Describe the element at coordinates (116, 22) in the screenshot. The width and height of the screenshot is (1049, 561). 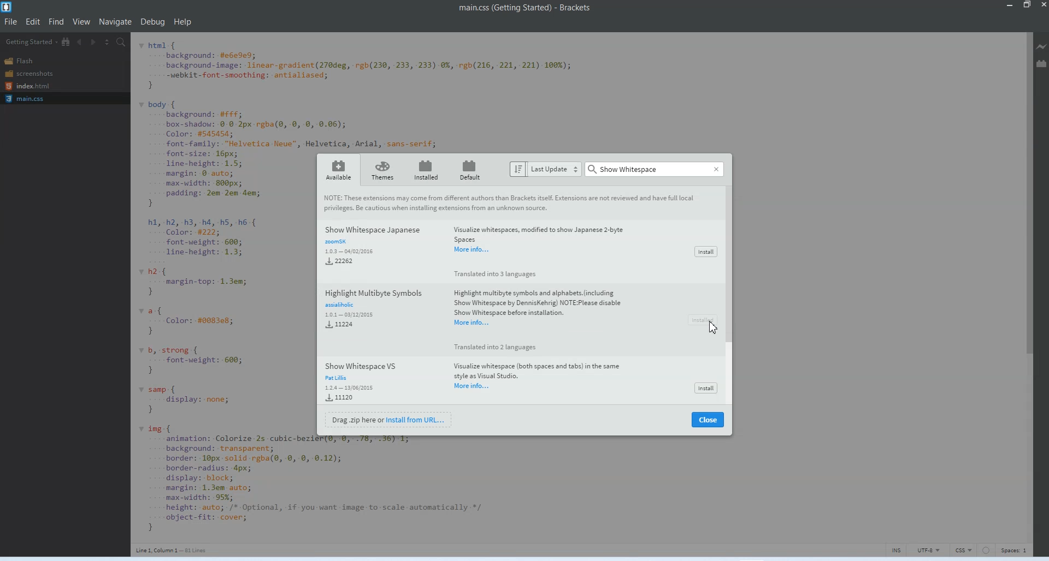
I see `Navigate` at that location.